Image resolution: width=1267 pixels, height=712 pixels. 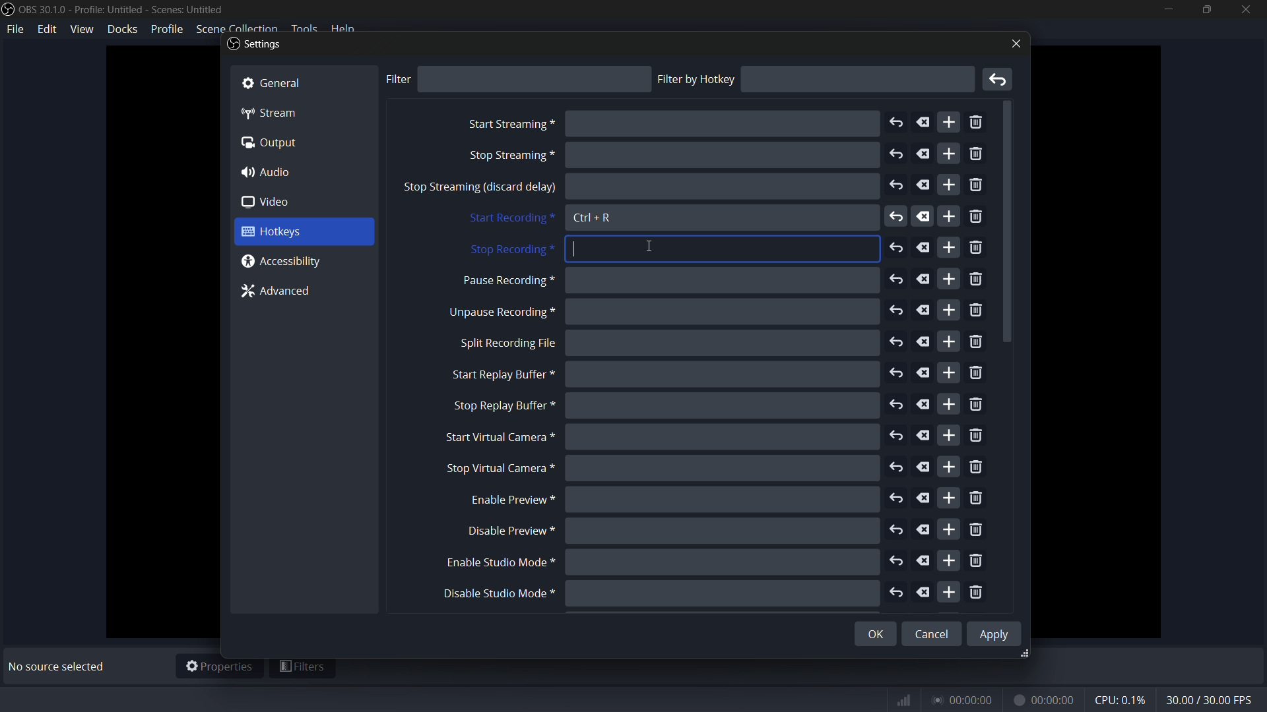 I want to click on No source selected, so click(x=60, y=667).